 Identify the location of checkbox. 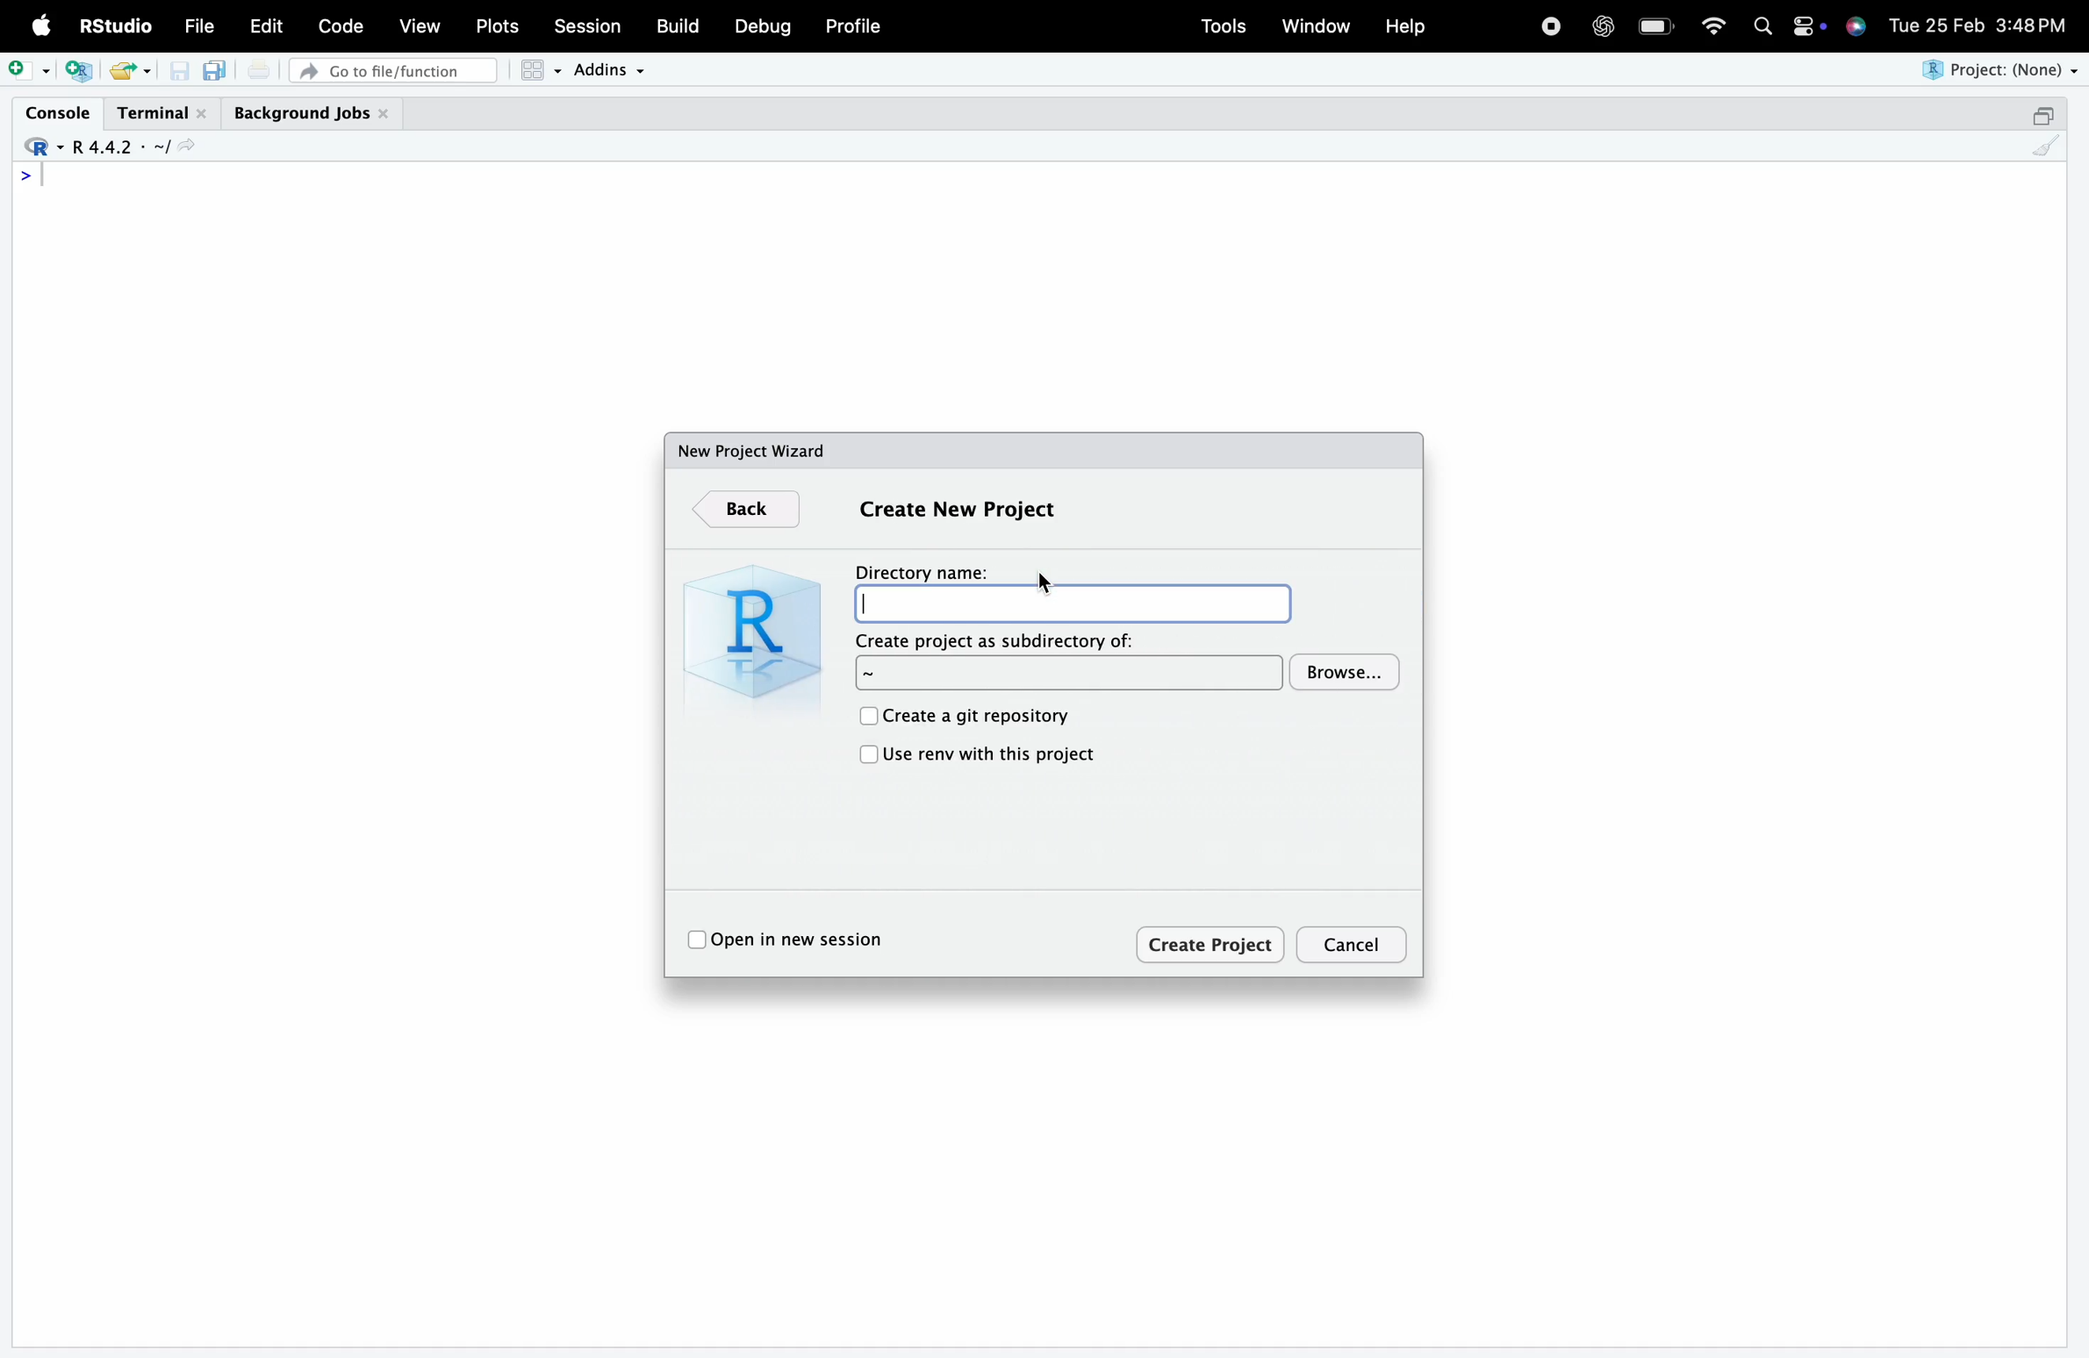
(866, 756).